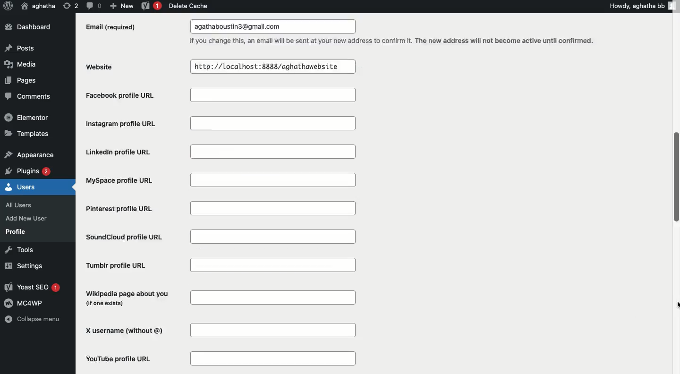  What do you see at coordinates (93, 5) in the screenshot?
I see `Comment` at bounding box center [93, 5].